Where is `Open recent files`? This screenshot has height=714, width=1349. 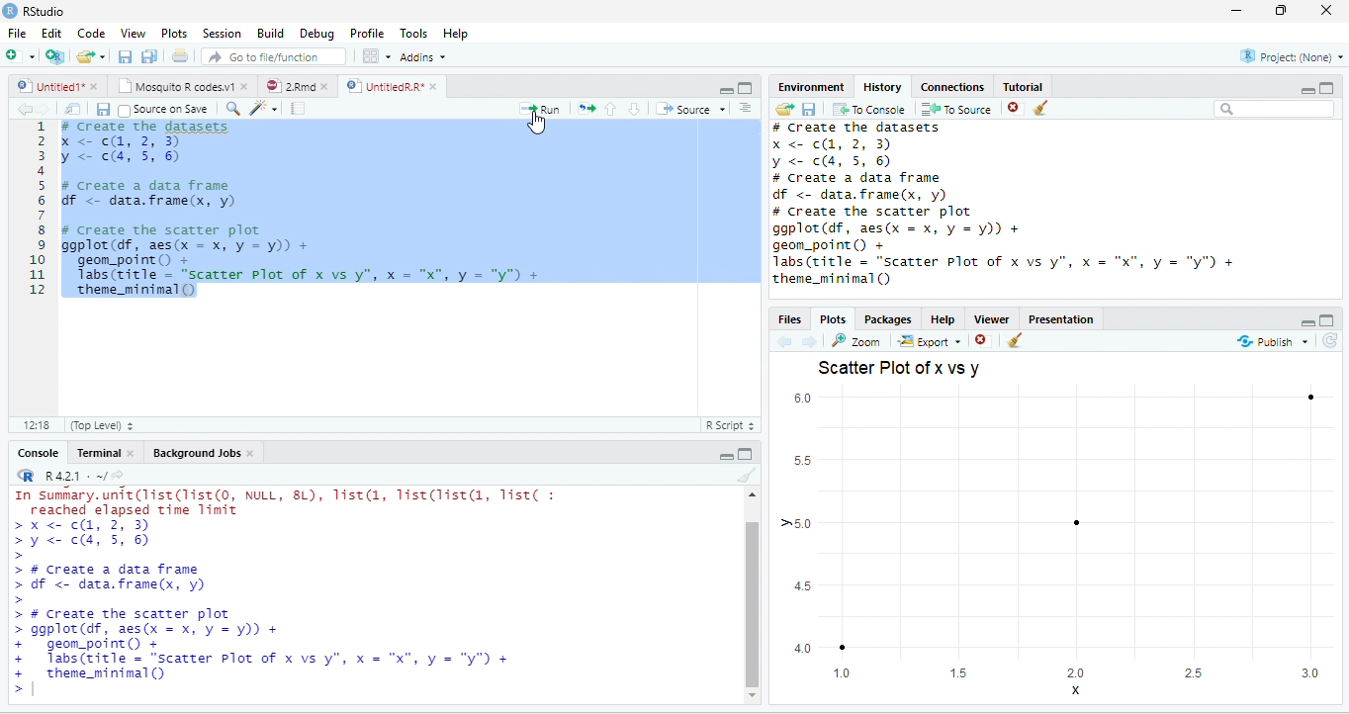
Open recent files is located at coordinates (102, 56).